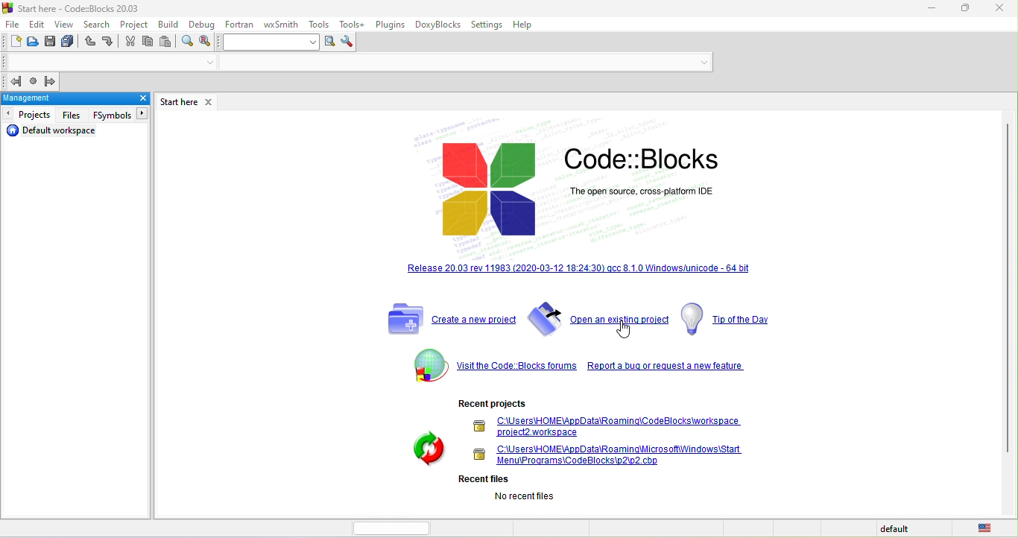 The width and height of the screenshot is (1018, 538). Describe the element at coordinates (446, 320) in the screenshot. I see `create a new project` at that location.